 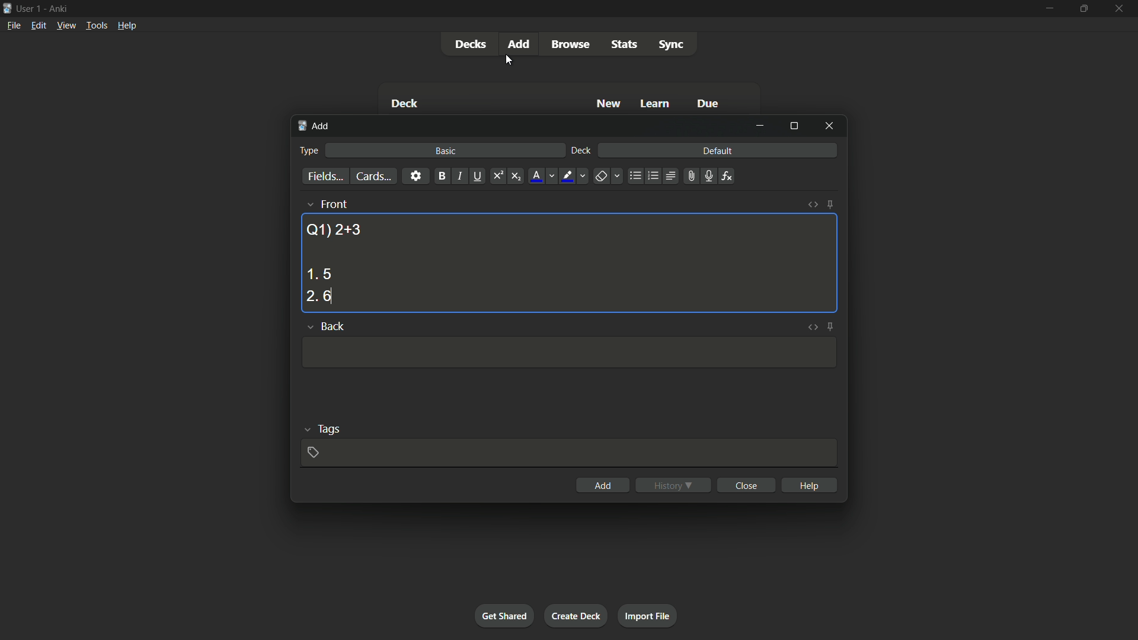 What do you see at coordinates (325, 177) in the screenshot?
I see `fields` at bounding box center [325, 177].